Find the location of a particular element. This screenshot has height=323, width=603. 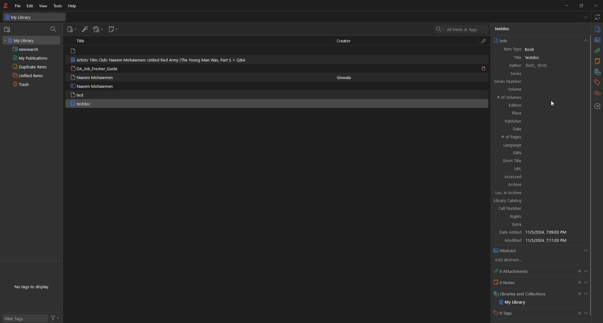

11/5/2024, 7:09:03 PM is located at coordinates (547, 232).